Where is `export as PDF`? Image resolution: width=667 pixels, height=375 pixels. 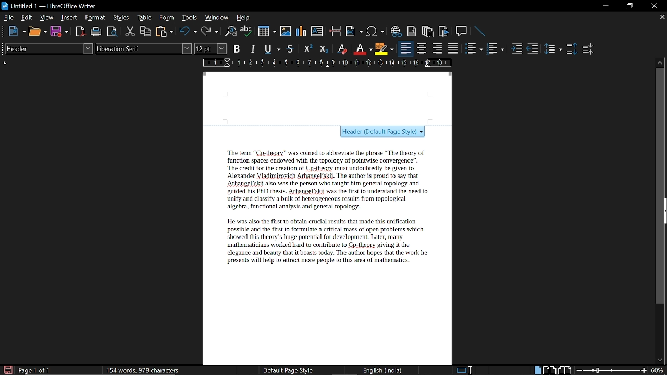 export as PDF is located at coordinates (81, 32).